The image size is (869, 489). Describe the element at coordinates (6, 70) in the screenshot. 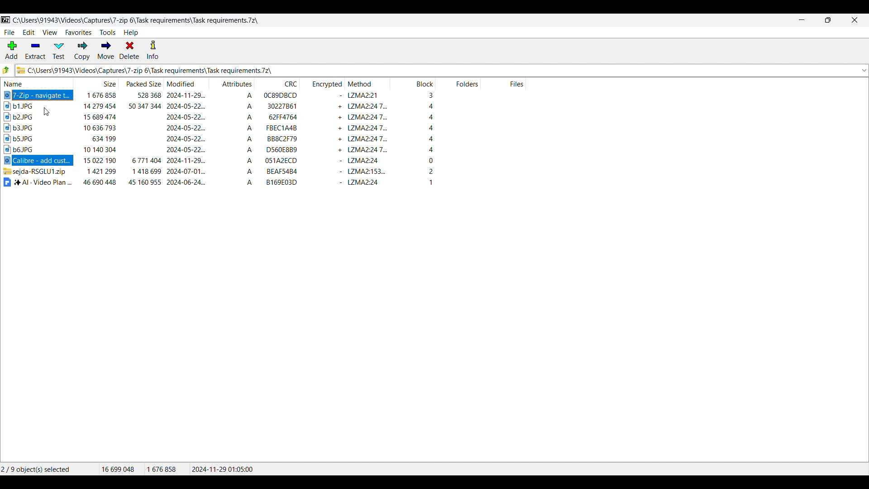

I see `Go to previous folder` at that location.